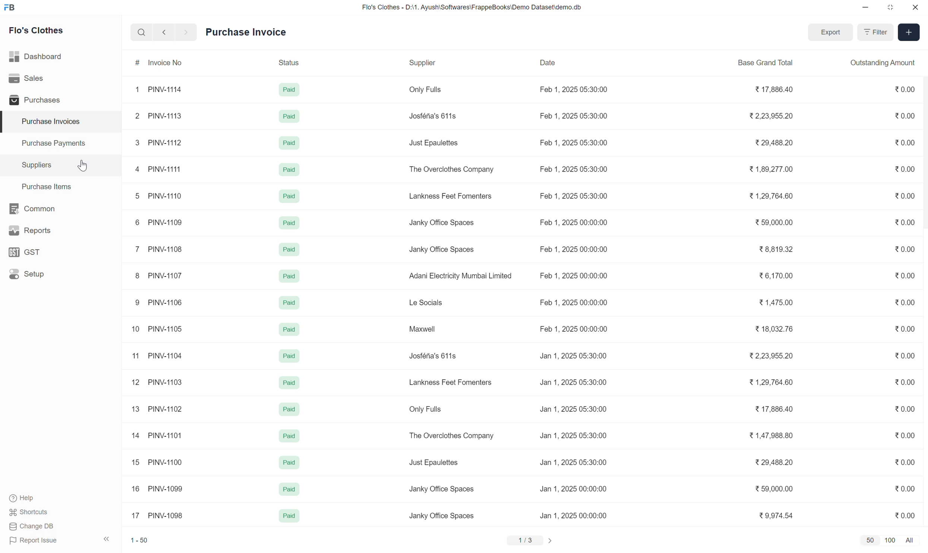 Image resolution: width=928 pixels, height=553 pixels. Describe the element at coordinates (289, 90) in the screenshot. I see `Paid` at that location.